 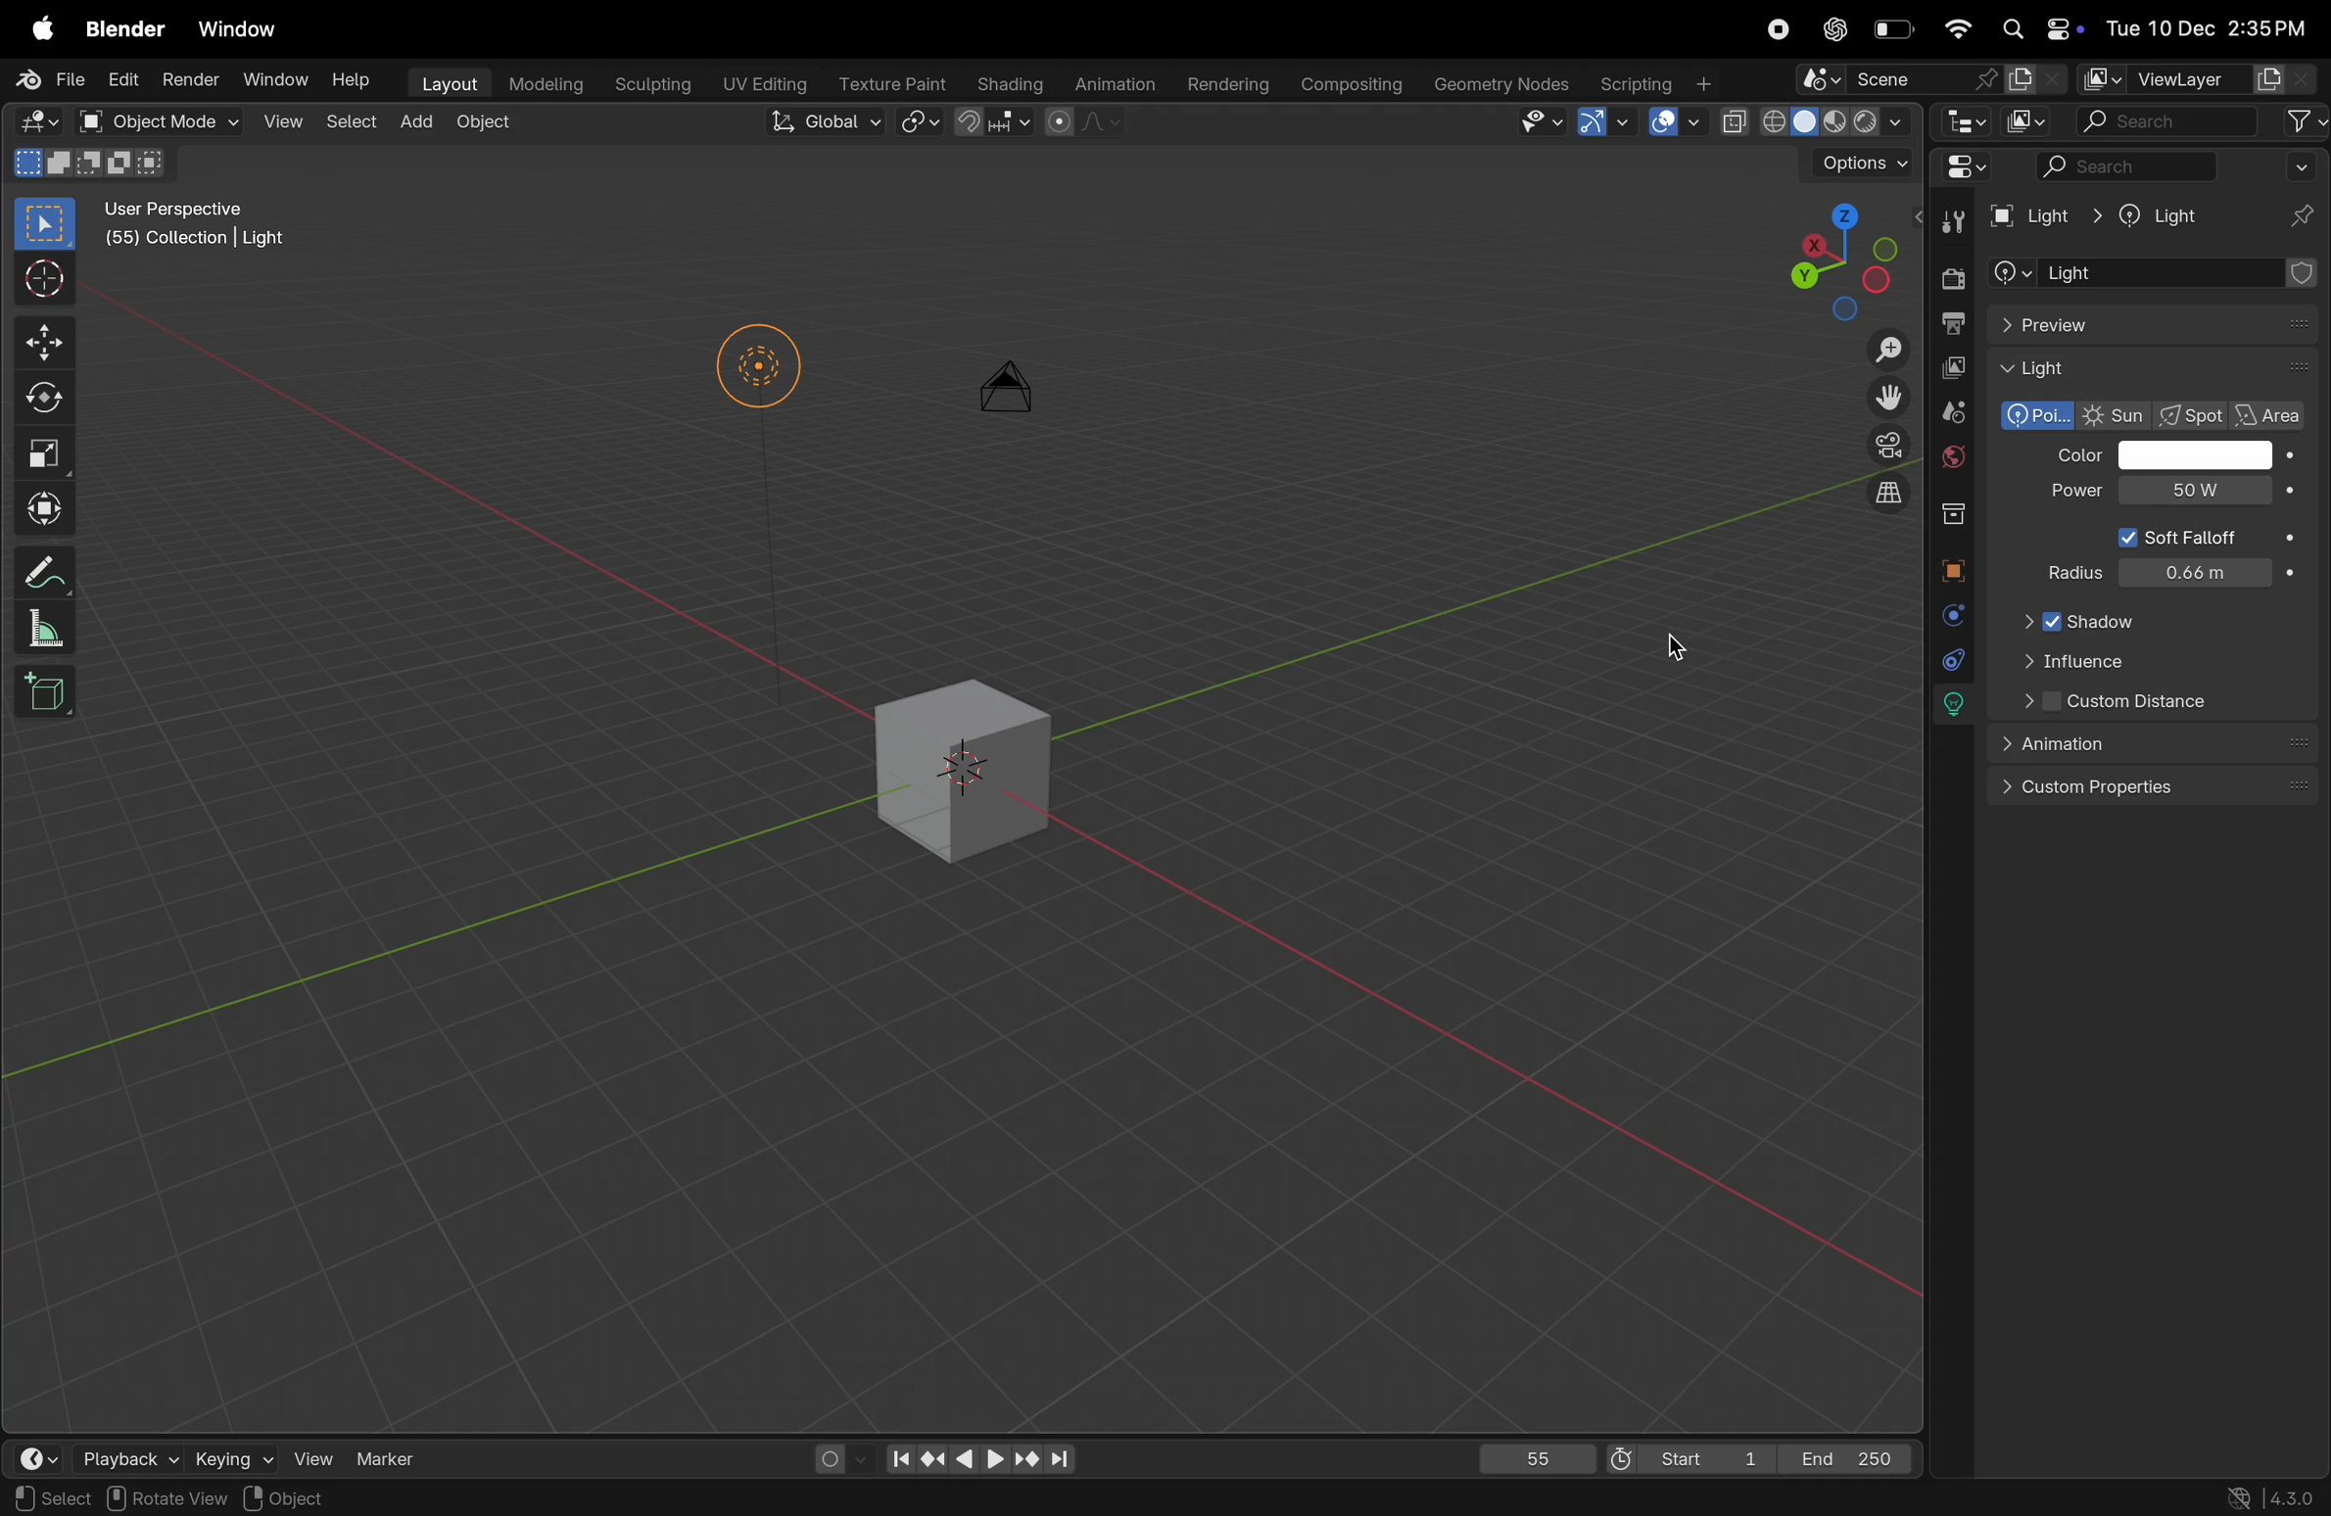 I want to click on Zoom, so click(x=1892, y=353).